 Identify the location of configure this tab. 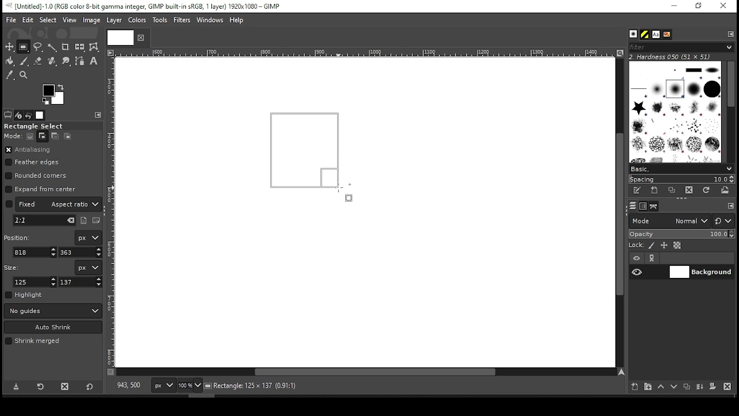
(731, 34).